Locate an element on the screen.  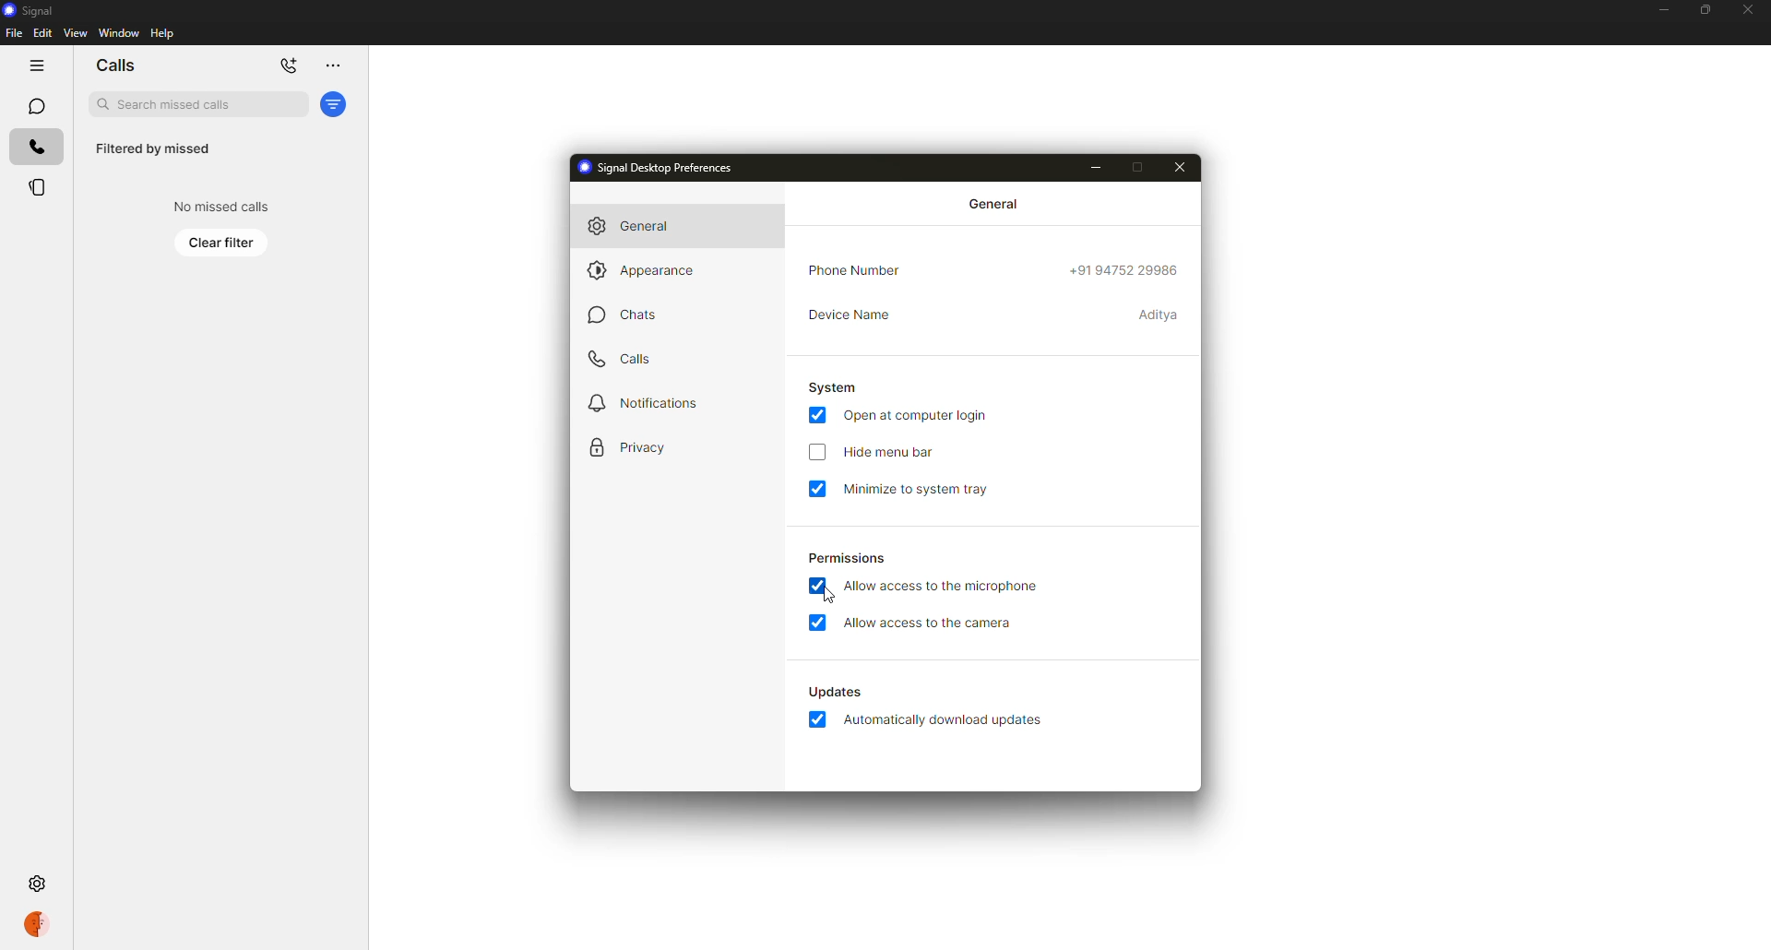
general is located at coordinates (997, 203).